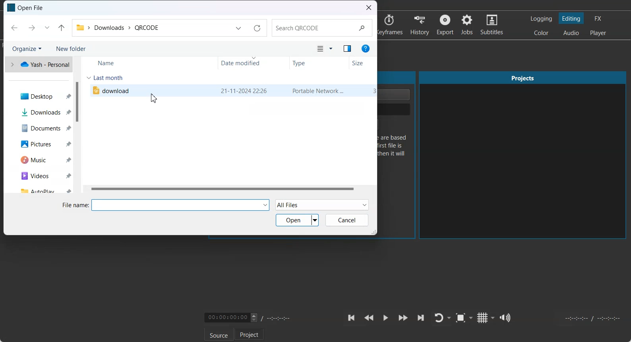  What do you see at coordinates (461, 318) in the screenshot?
I see `Toggle Zoom` at bounding box center [461, 318].